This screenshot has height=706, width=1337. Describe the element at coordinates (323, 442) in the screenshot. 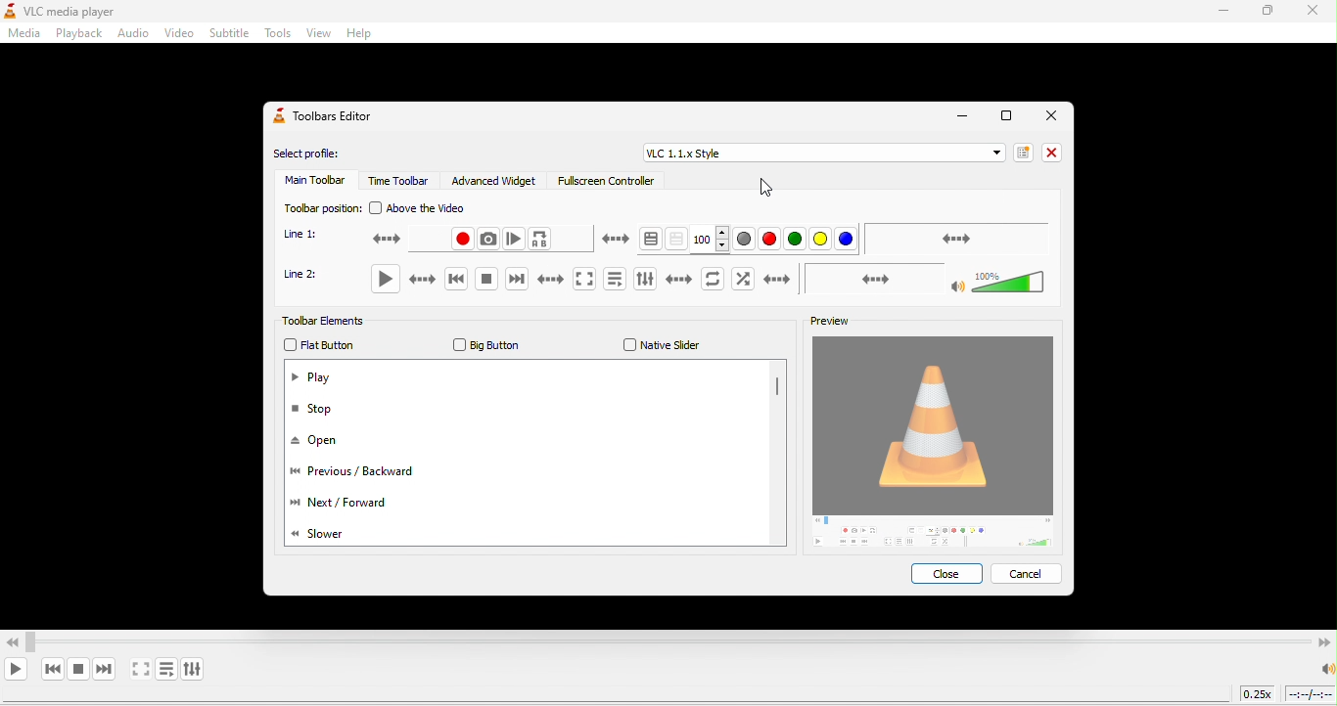

I see `open` at that location.